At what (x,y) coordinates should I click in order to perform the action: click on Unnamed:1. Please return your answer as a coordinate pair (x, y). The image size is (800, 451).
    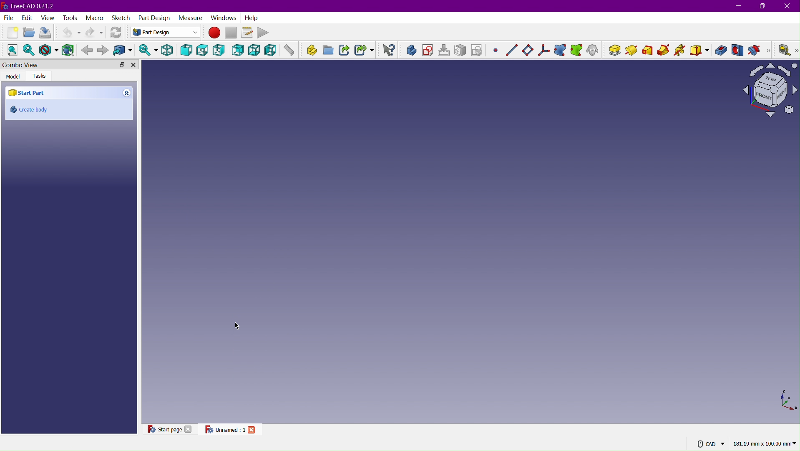
    Looking at the image, I should click on (231, 429).